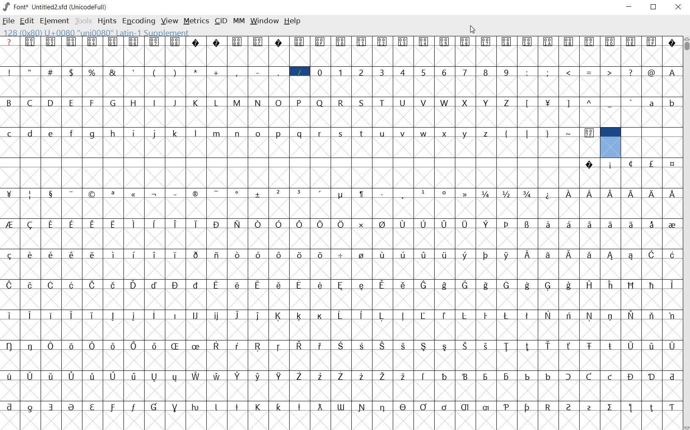  What do you see at coordinates (293, 21) in the screenshot?
I see `Help` at bounding box center [293, 21].